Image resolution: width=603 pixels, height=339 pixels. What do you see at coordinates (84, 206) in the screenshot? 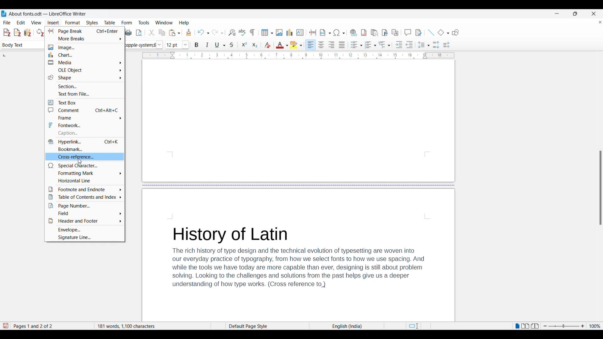
I see `Page number` at bounding box center [84, 206].